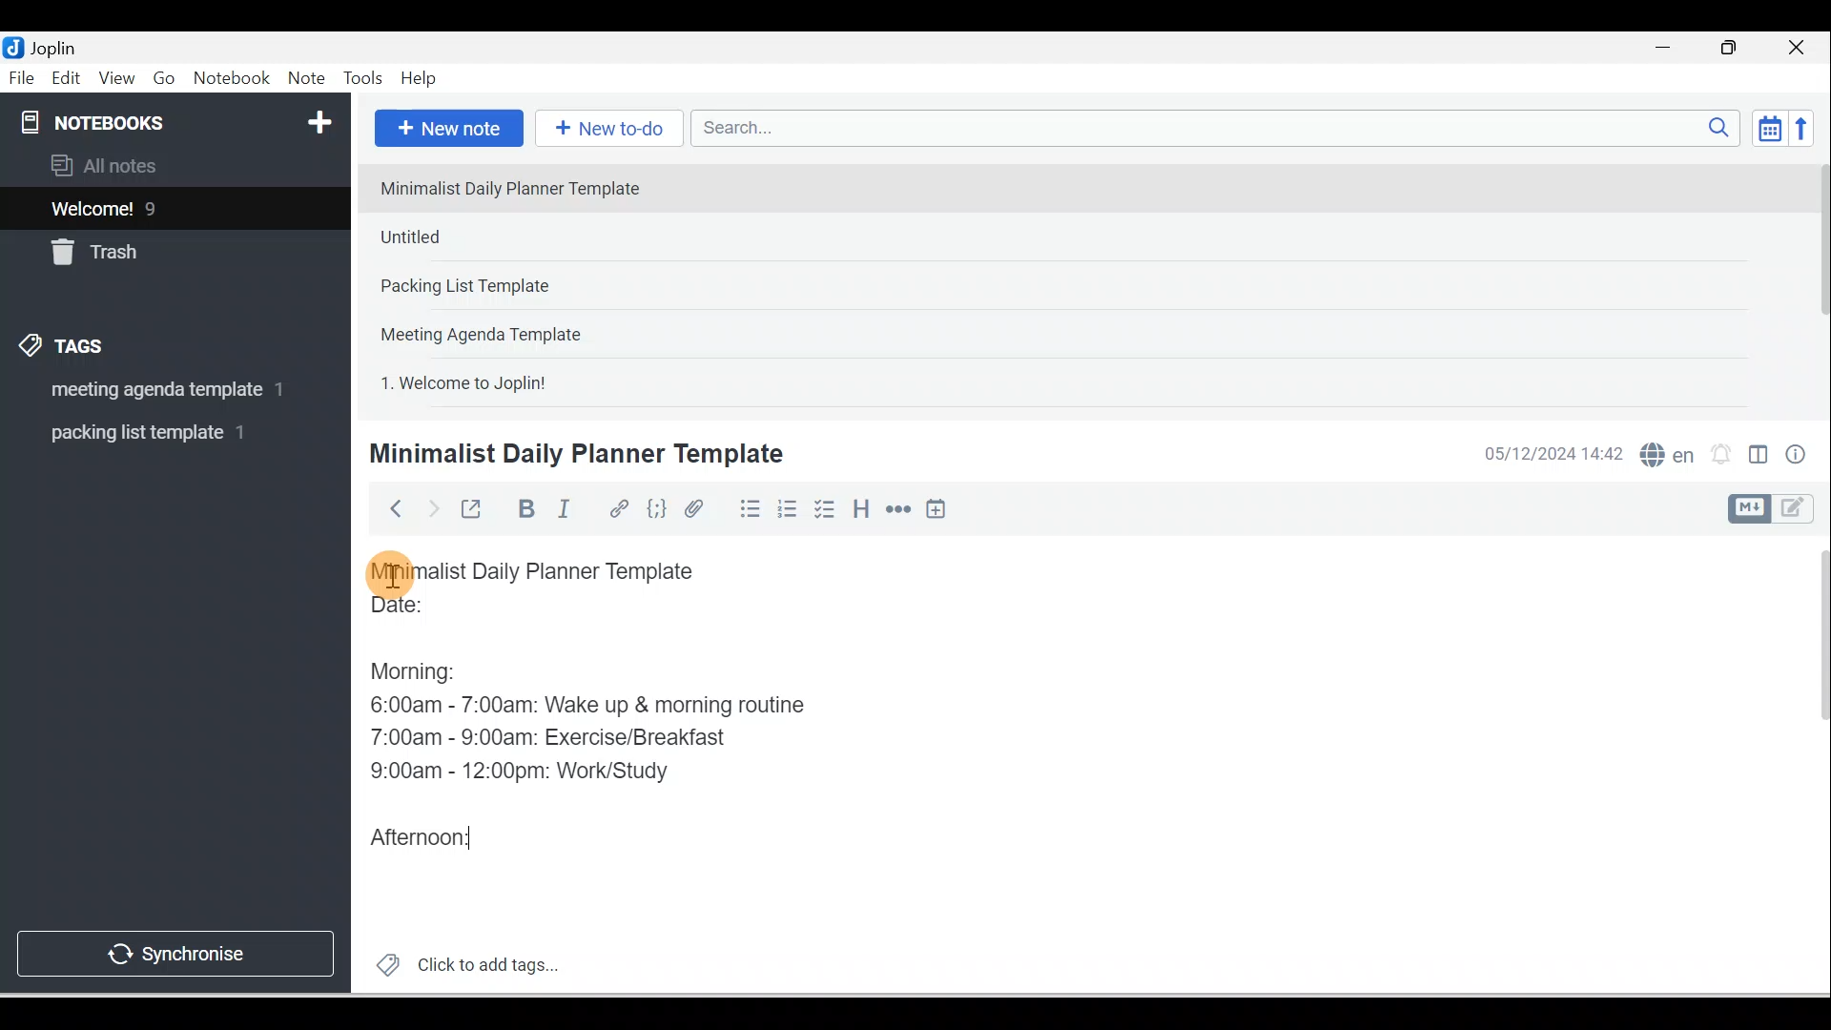 The image size is (1831, 1030). What do you see at coordinates (1759, 458) in the screenshot?
I see `Toggle editors` at bounding box center [1759, 458].